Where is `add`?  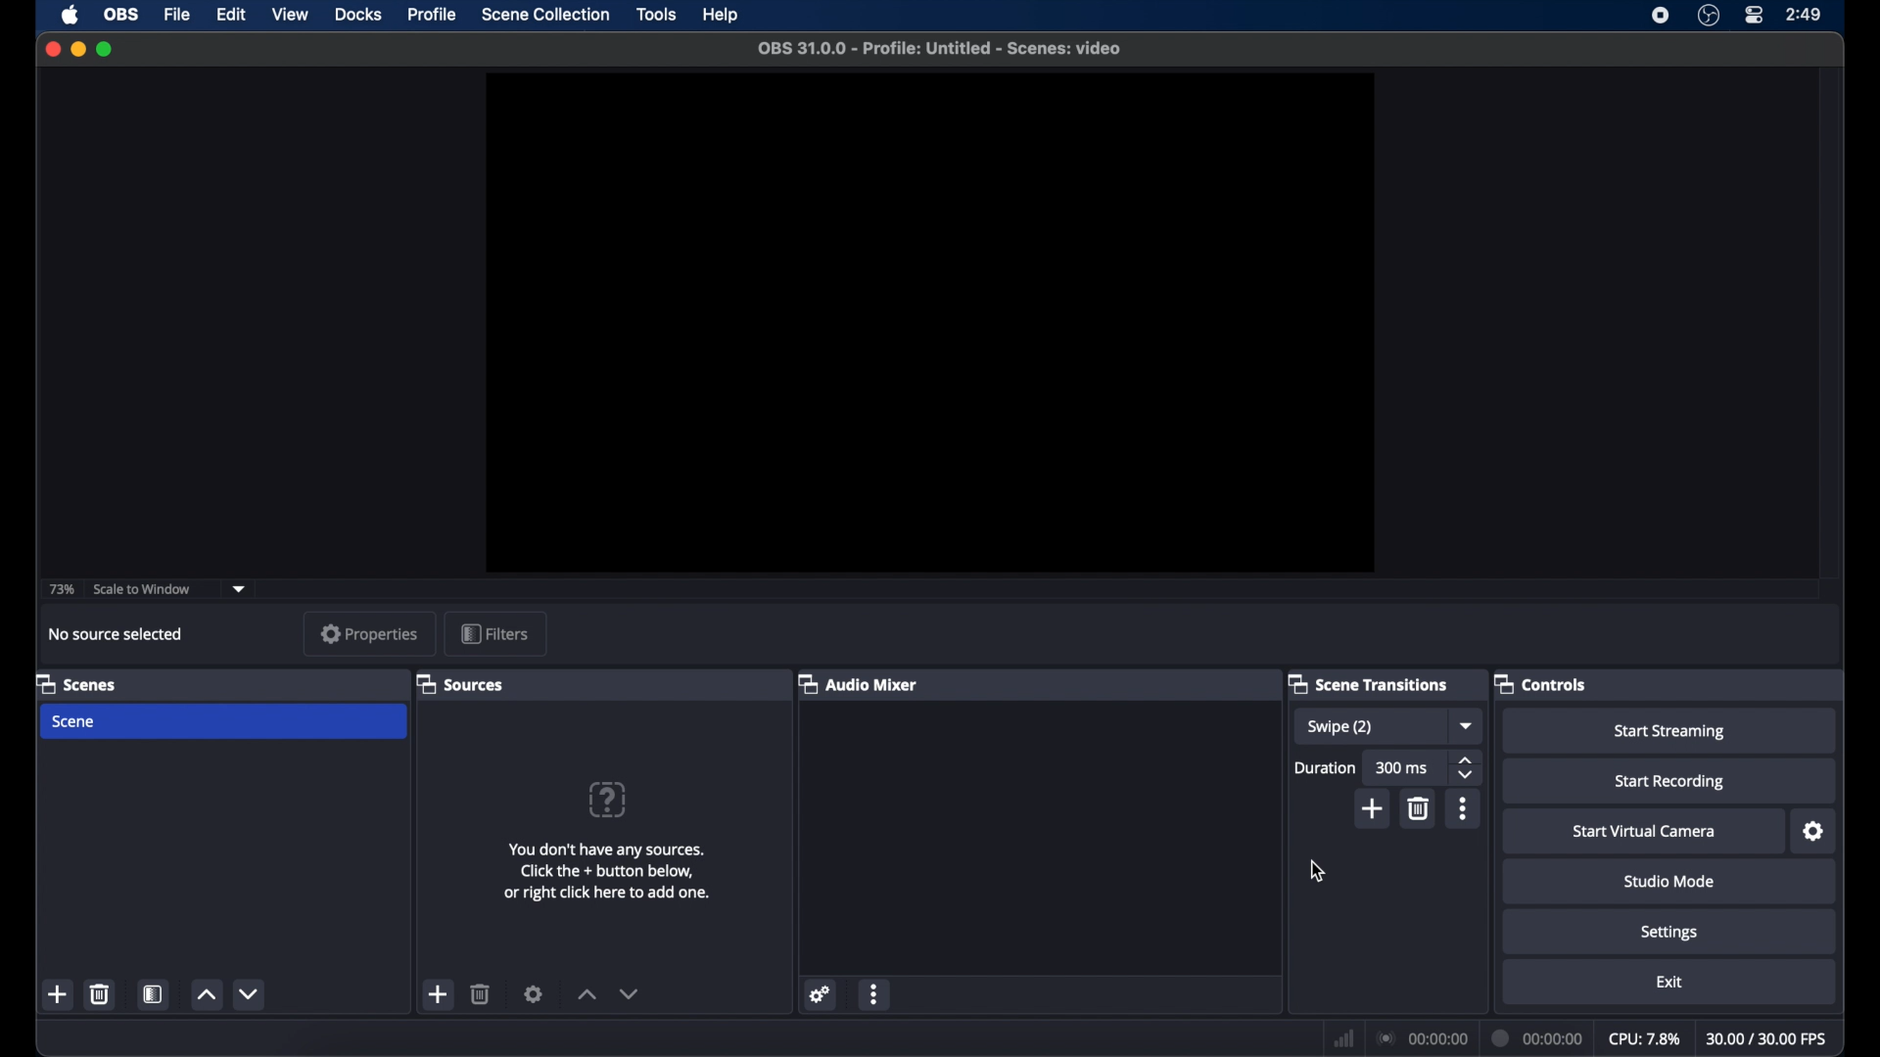
add is located at coordinates (59, 996).